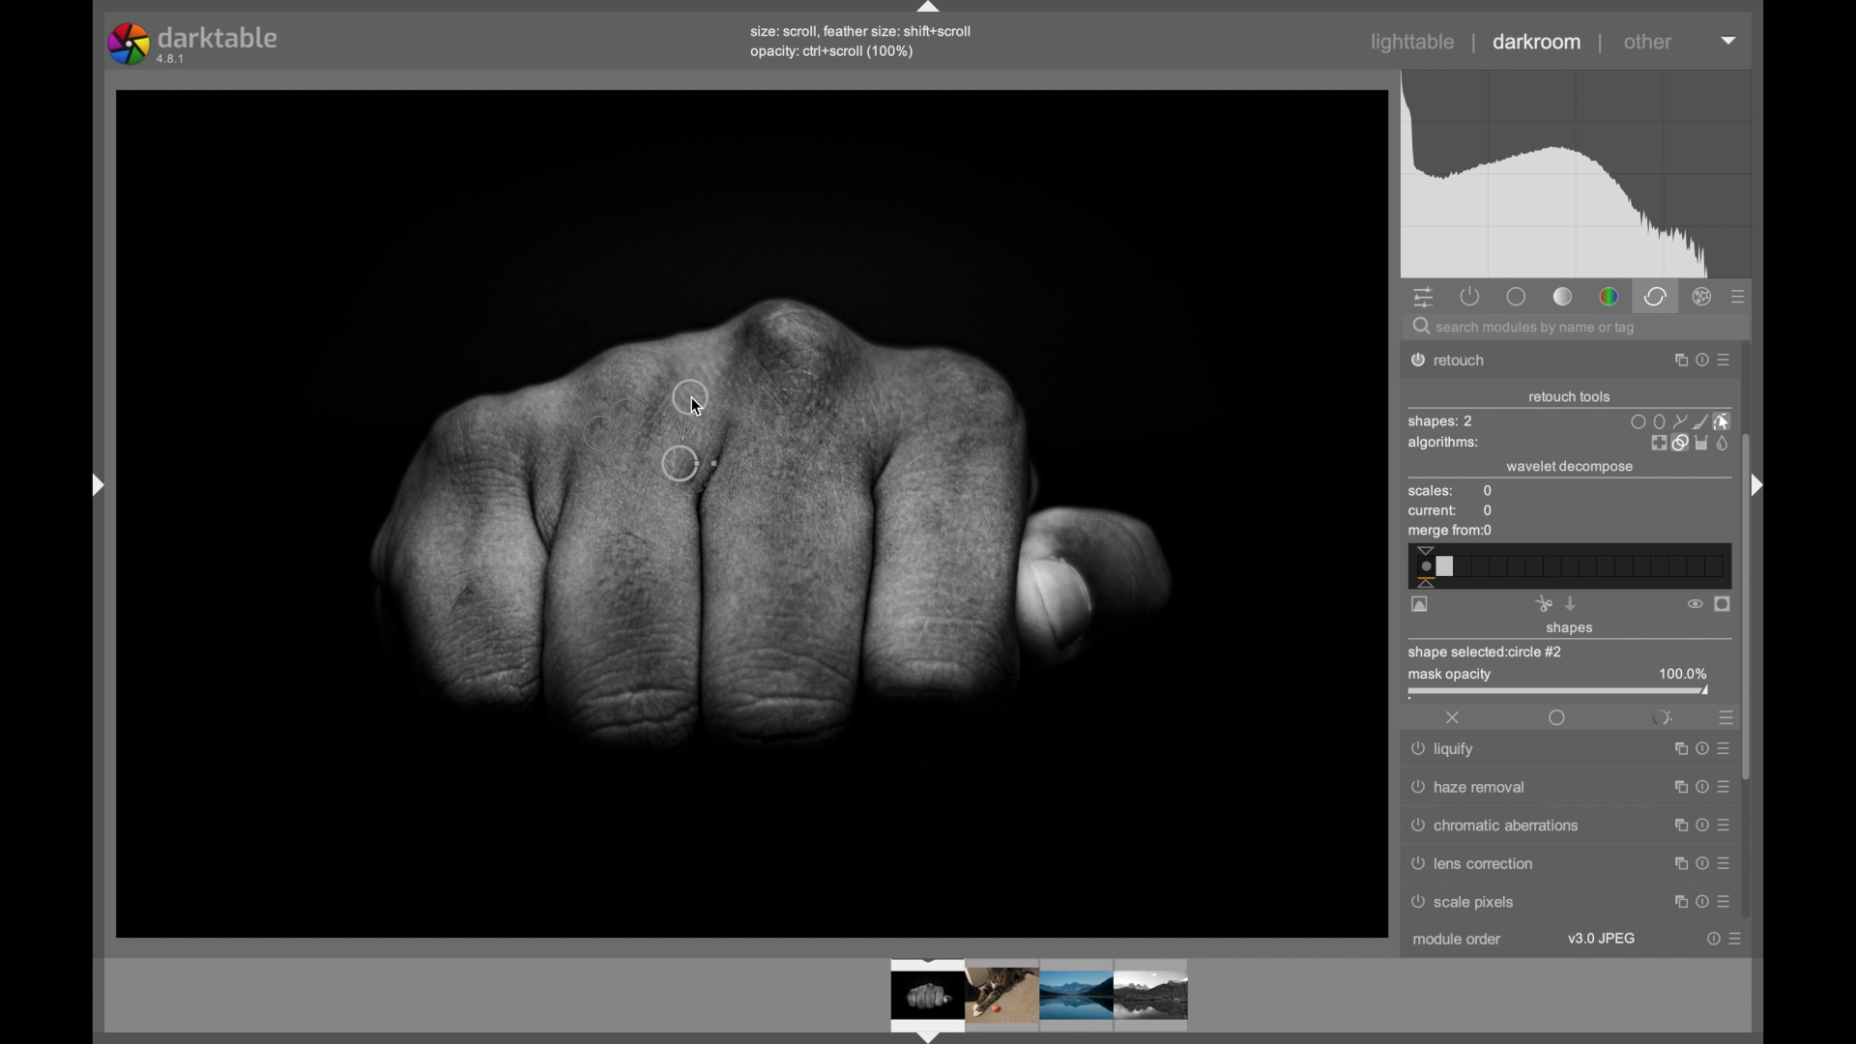 This screenshot has width=1856, height=1044. Describe the element at coordinates (1675, 861) in the screenshot. I see `maximize` at that location.